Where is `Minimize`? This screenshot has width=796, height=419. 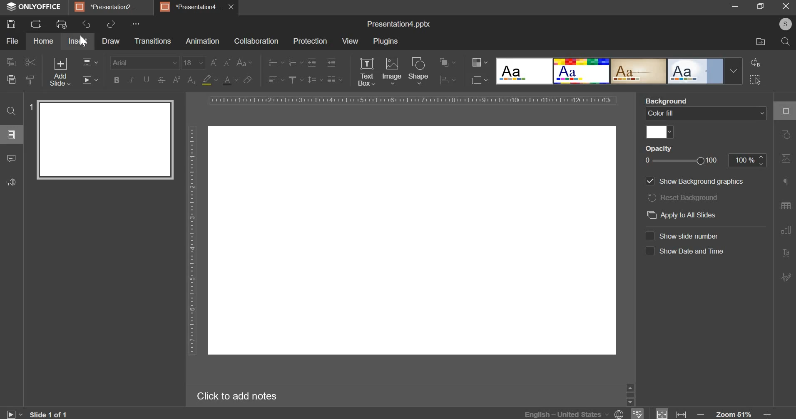
Minimize is located at coordinates (737, 6).